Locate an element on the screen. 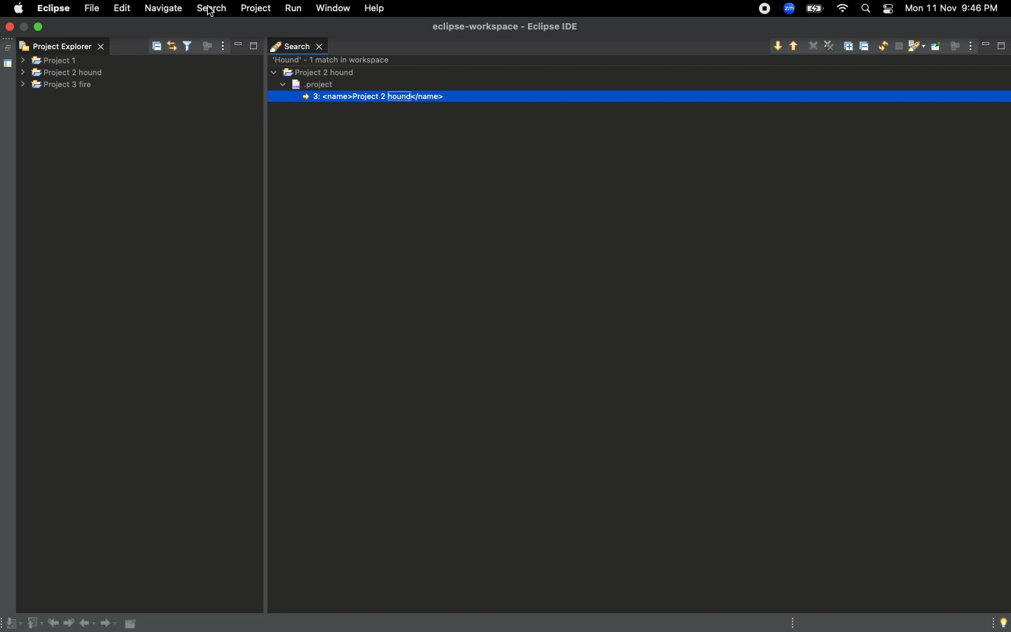 This screenshot has width=1011, height=632. minimise is located at coordinates (25, 27).